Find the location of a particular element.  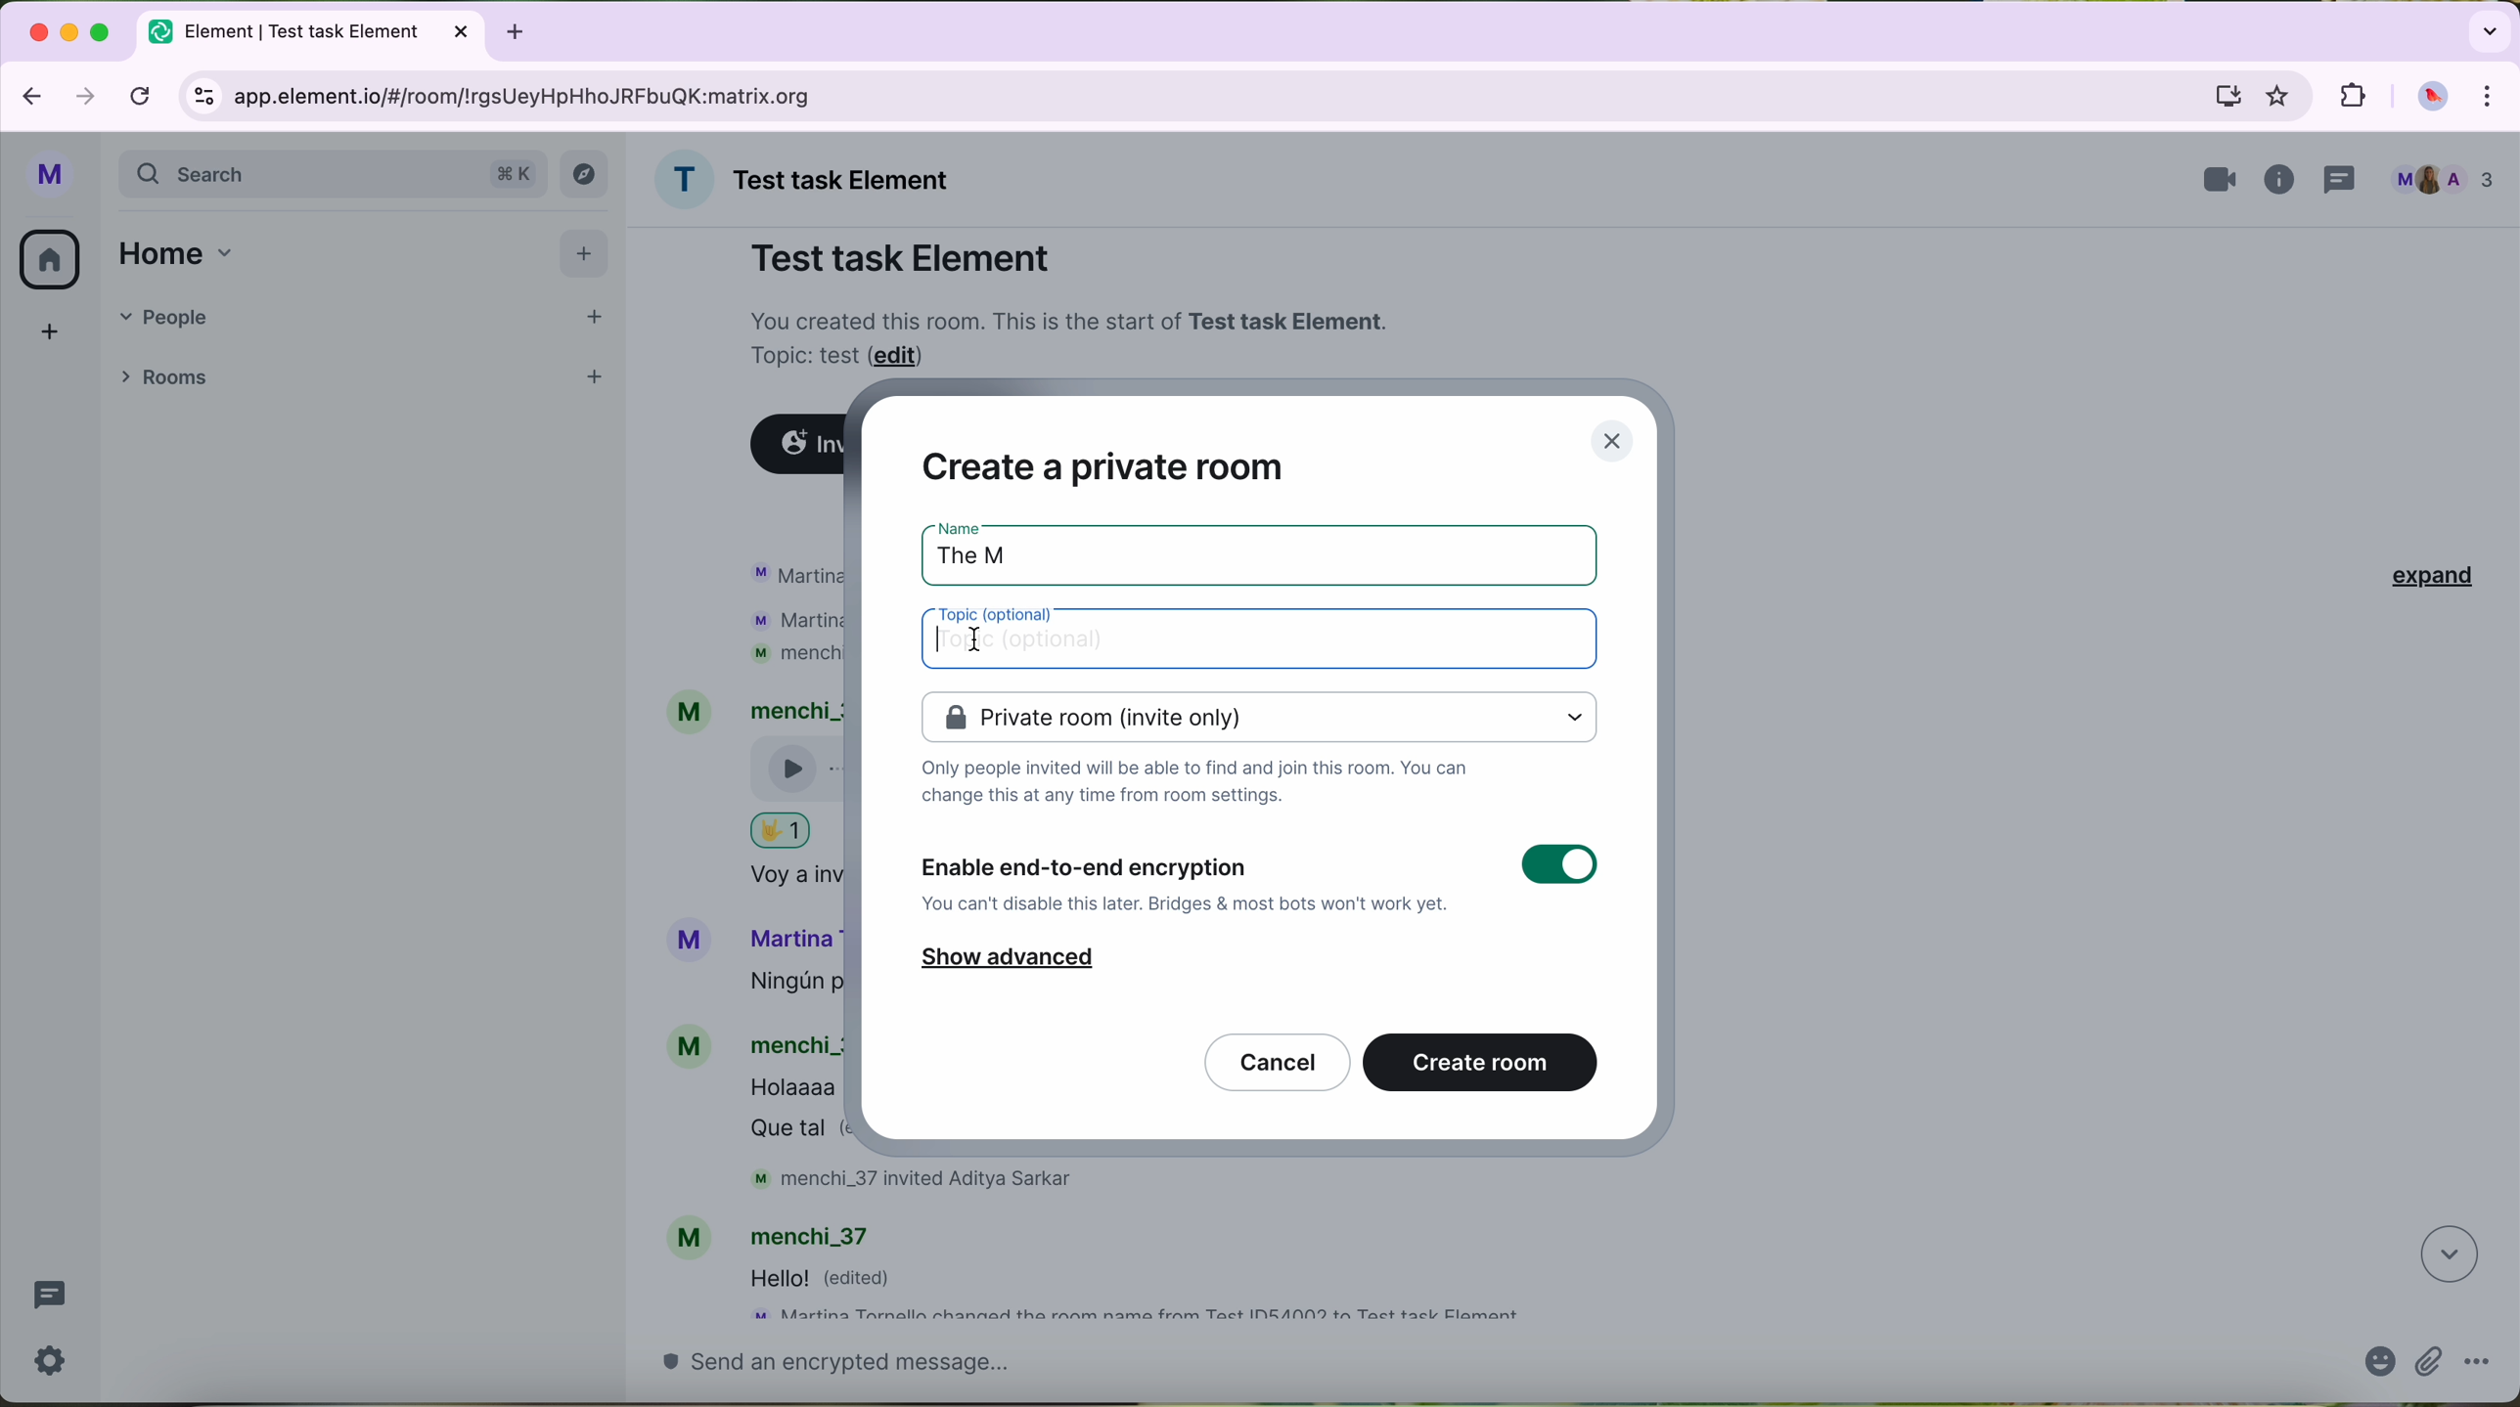

message is located at coordinates (834, 1280).